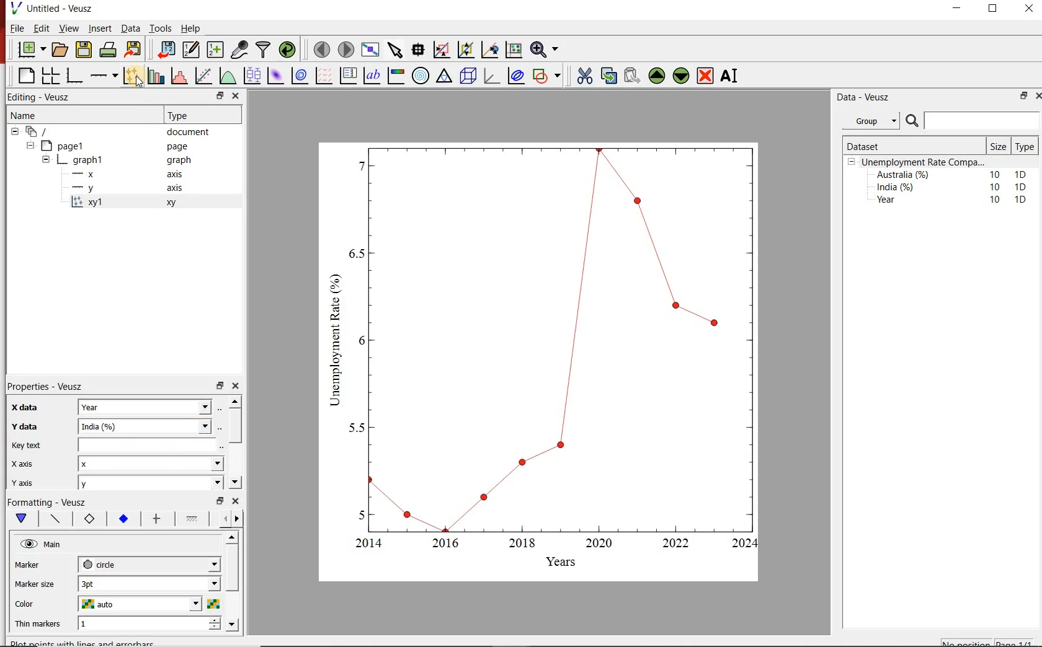  Describe the element at coordinates (192, 48) in the screenshot. I see `edit and enter new datasets` at that location.